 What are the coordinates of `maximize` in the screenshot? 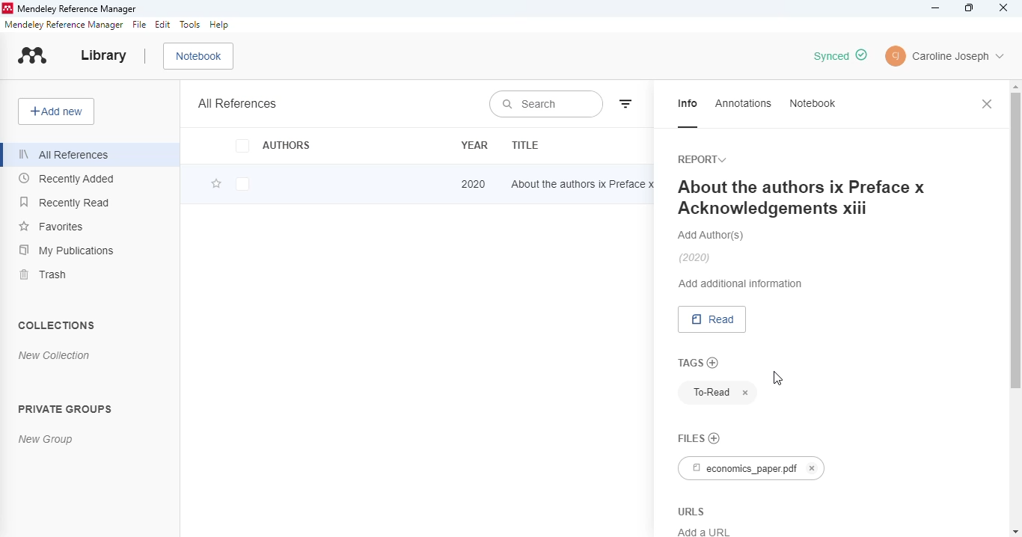 It's located at (970, 8).